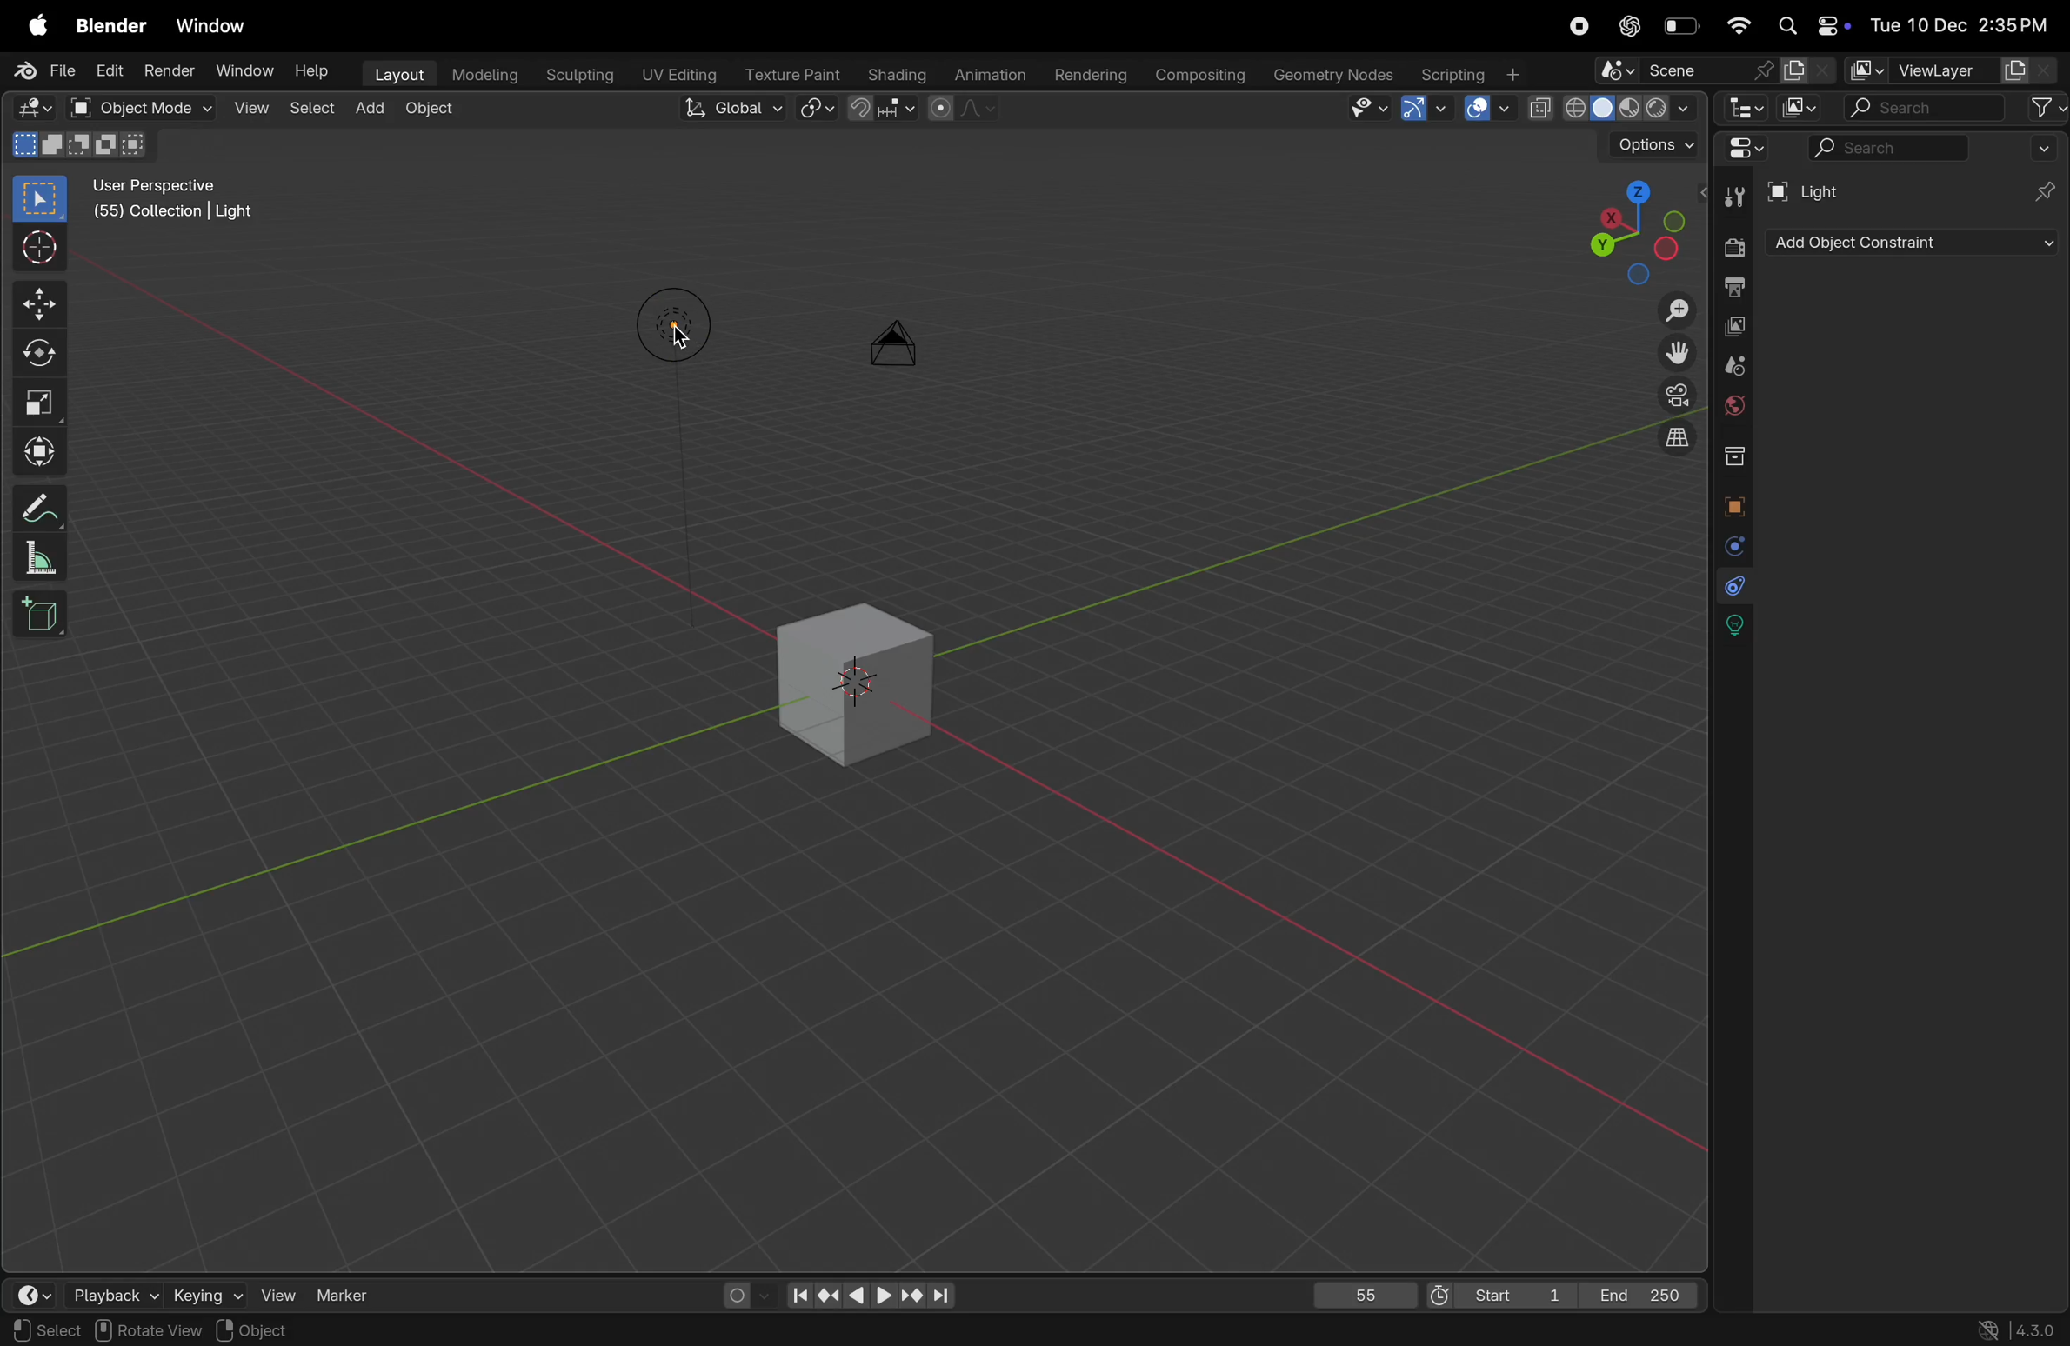 This screenshot has height=1346, width=2070. I want to click on Objects, so click(260, 1329).